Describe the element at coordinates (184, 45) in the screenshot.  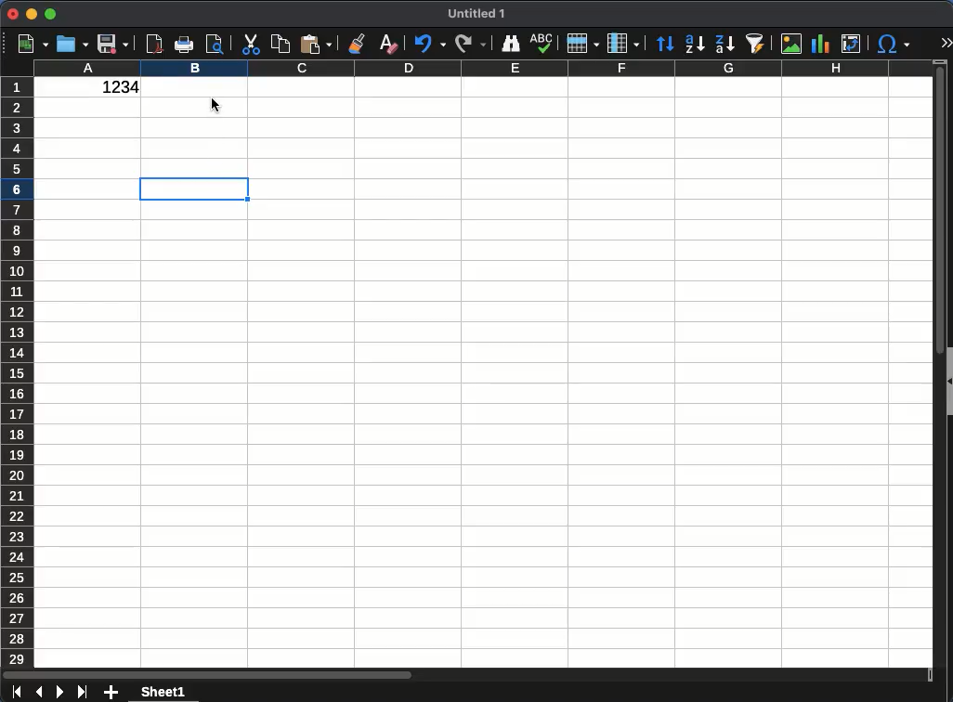
I see `print` at that location.